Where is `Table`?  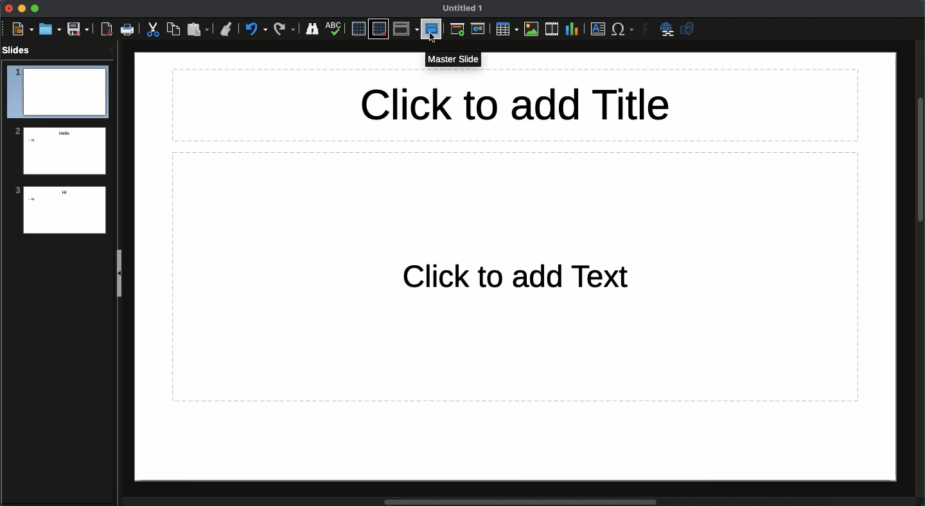 Table is located at coordinates (507, 30).